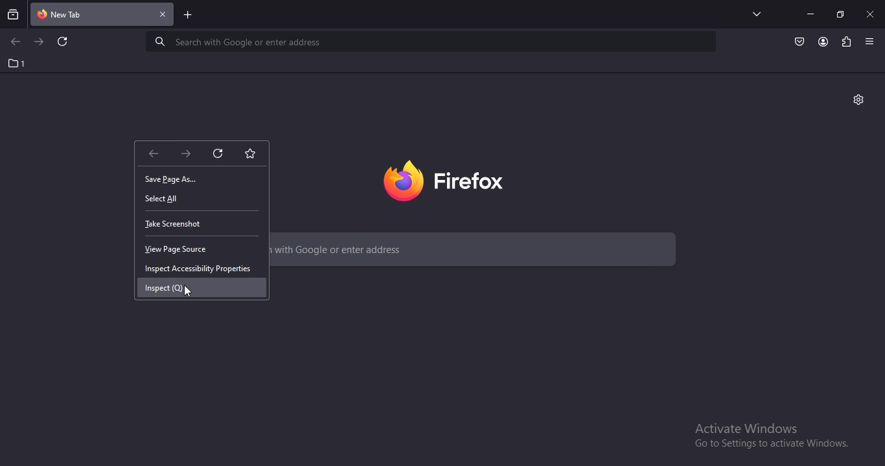  What do you see at coordinates (15, 42) in the screenshot?
I see `click to go to previous page` at bounding box center [15, 42].